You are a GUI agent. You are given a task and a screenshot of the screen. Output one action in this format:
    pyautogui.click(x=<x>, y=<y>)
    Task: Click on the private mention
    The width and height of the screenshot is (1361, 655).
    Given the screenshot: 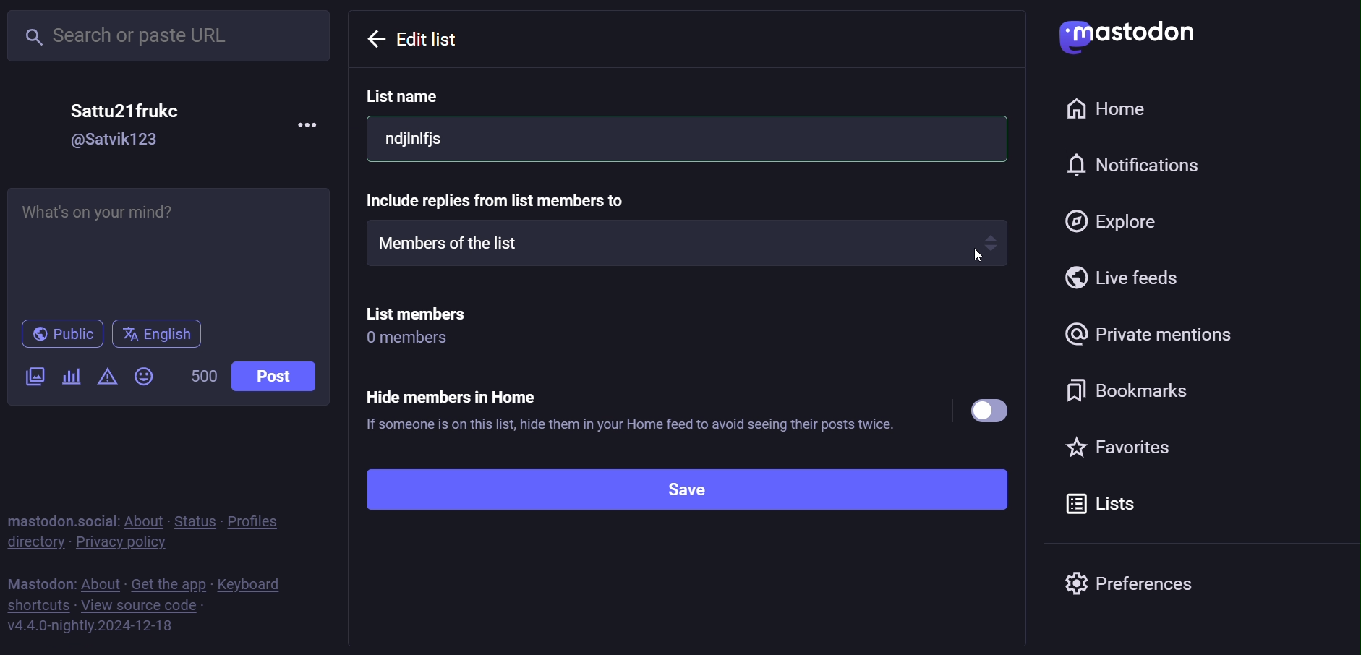 What is the action you would take?
    pyautogui.click(x=1153, y=336)
    